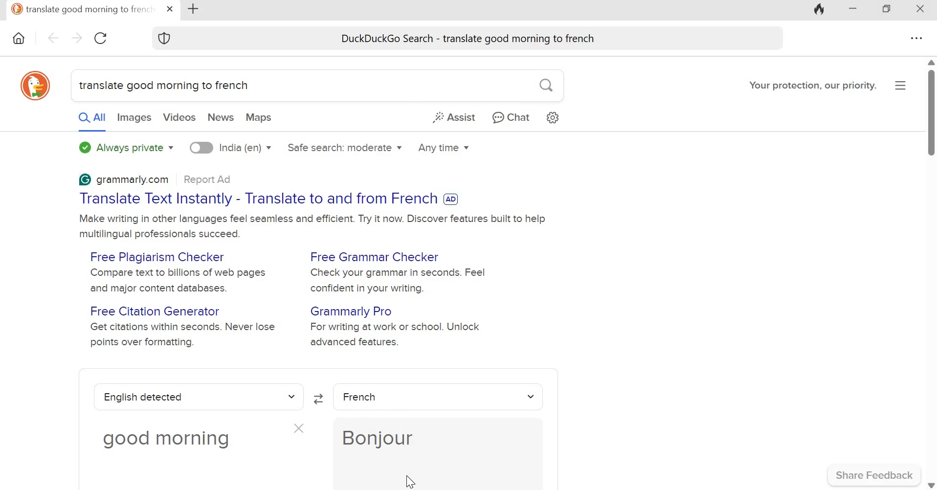 This screenshot has height=490, width=937. Describe the element at coordinates (316, 226) in the screenshot. I see `Make writing in other languages feel seamless and efficient. Try it now. Discover features built to help multilingual professionals succeed.` at that location.